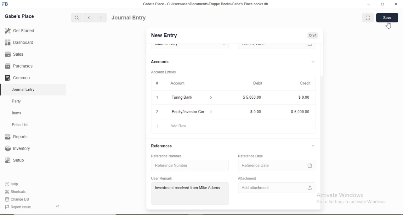  I want to click on Forward, so click(101, 18).